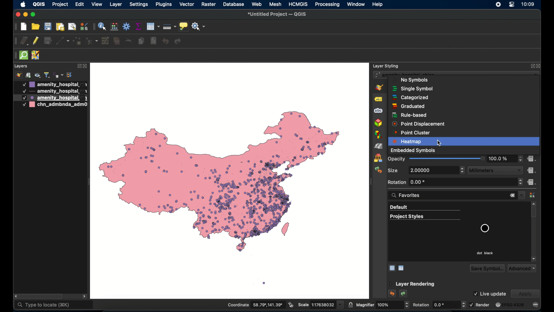 This screenshot has width=554, height=312. Describe the element at coordinates (437, 170) in the screenshot. I see `size stepper buttons` at that location.